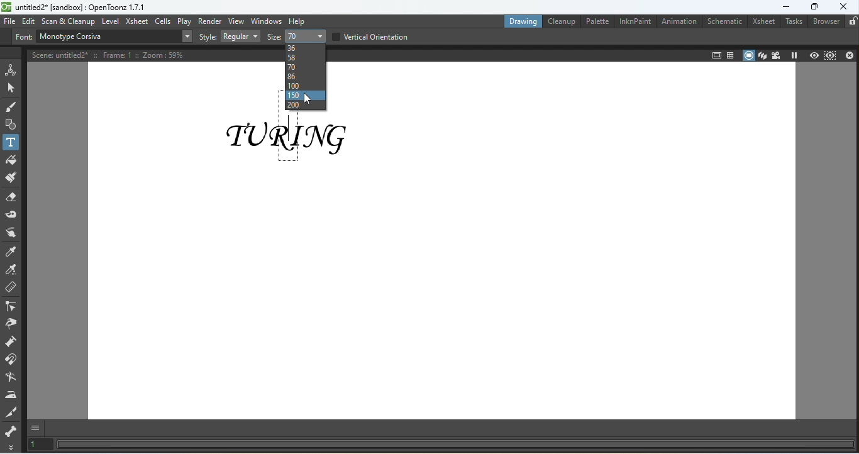 This screenshot has width=859, height=454. What do you see at coordinates (304, 67) in the screenshot?
I see `70` at bounding box center [304, 67].